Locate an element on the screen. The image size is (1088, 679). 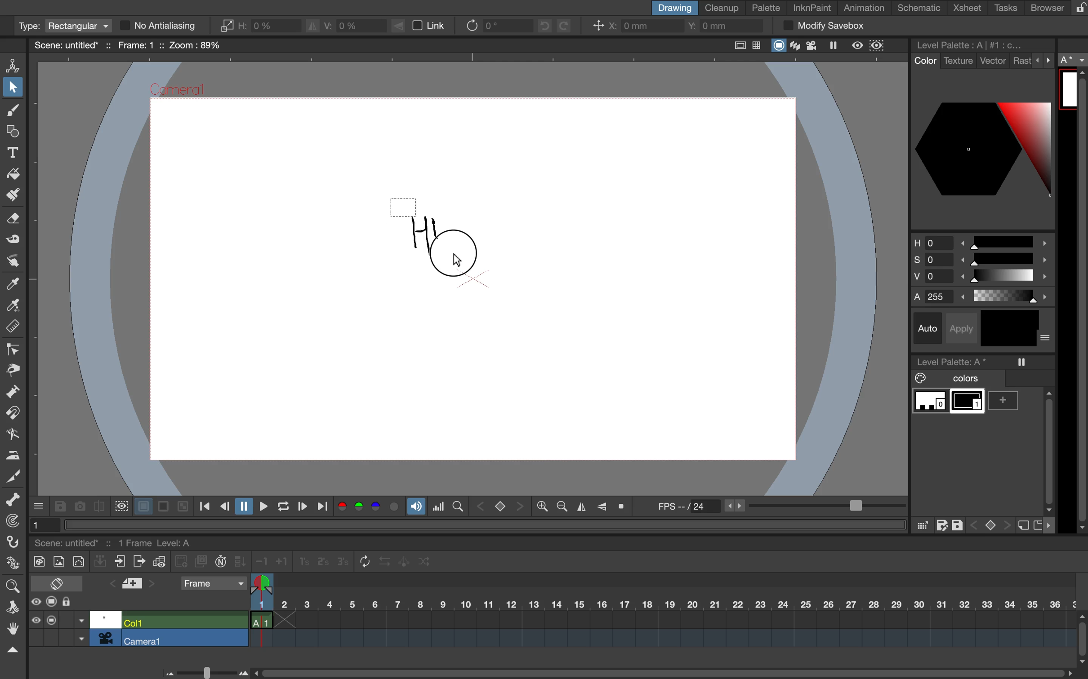
compare to snapshot is located at coordinates (99, 508).